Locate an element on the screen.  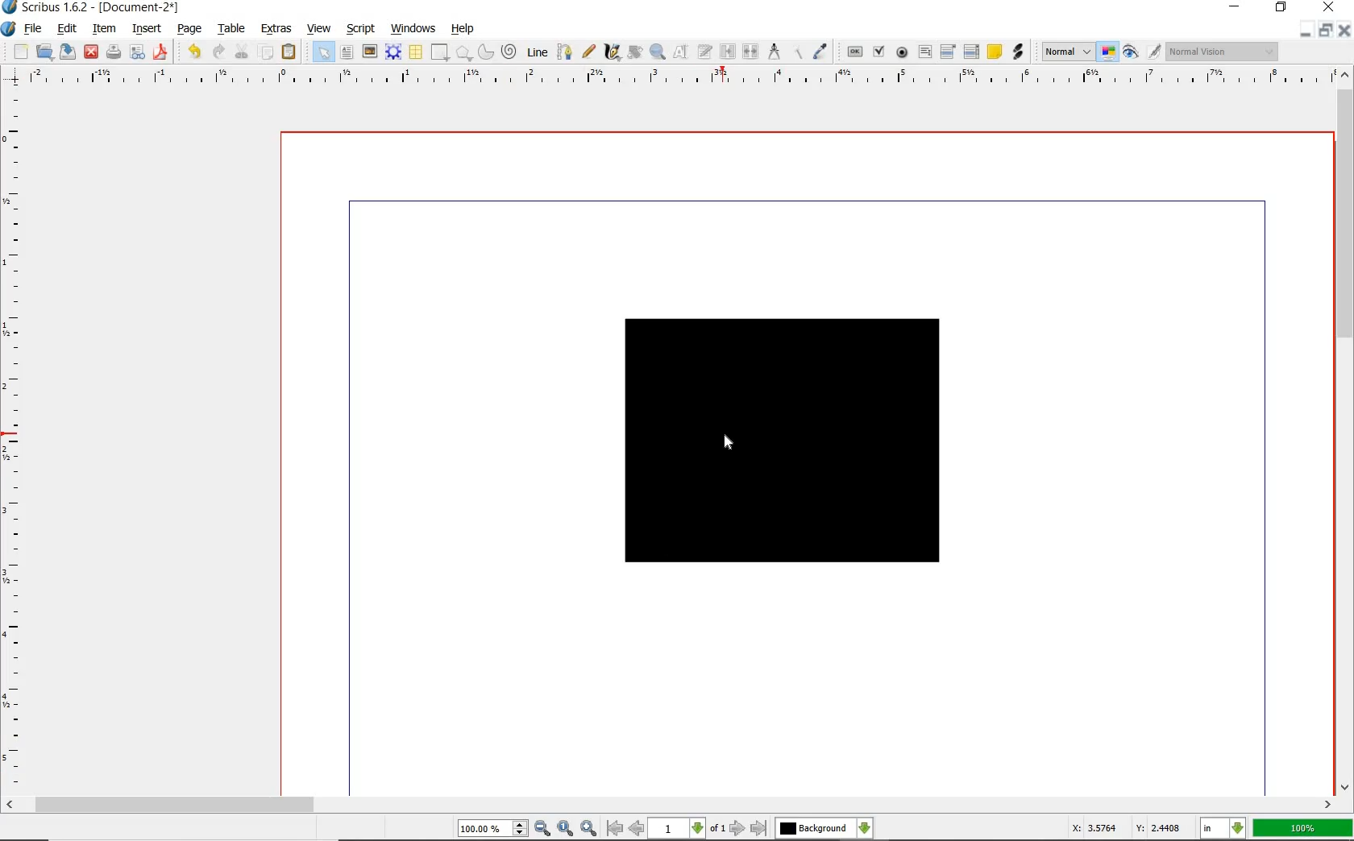
pdf radio button is located at coordinates (899, 52).